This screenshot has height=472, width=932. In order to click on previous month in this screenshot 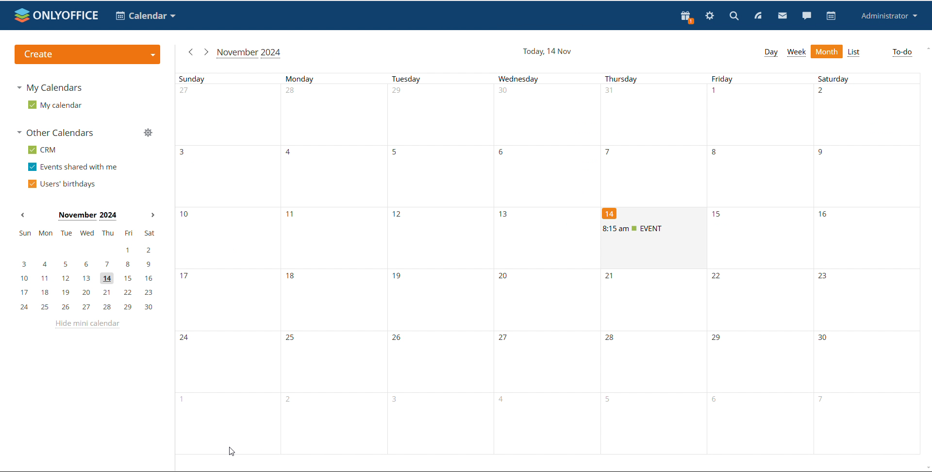, I will do `click(189, 52)`.